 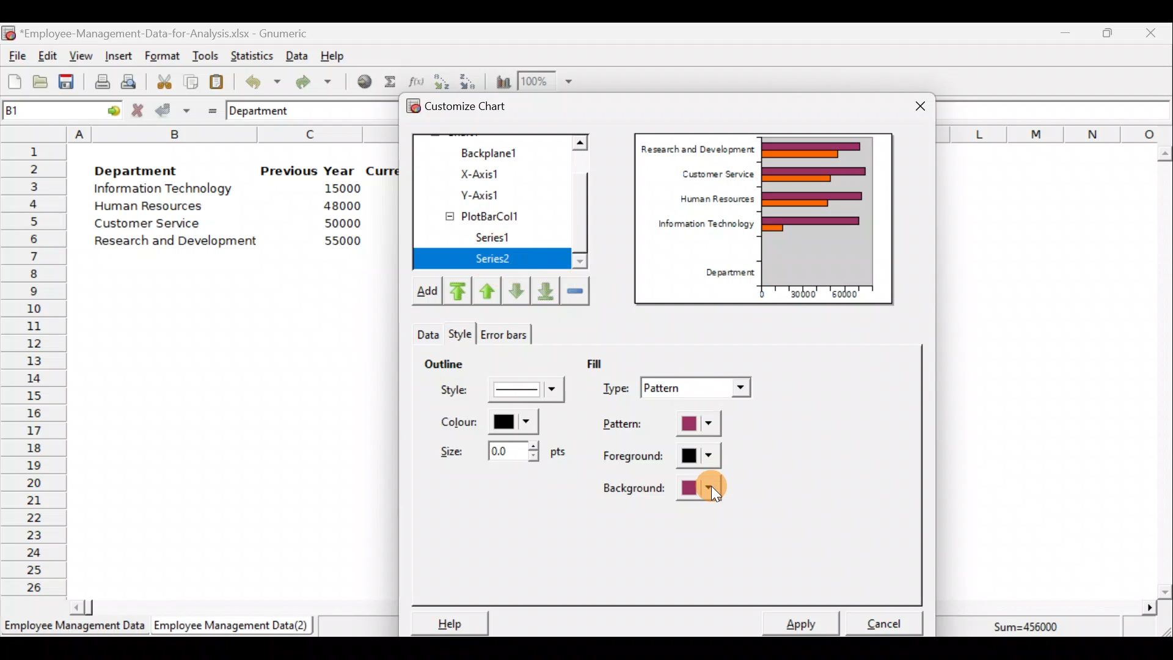 What do you see at coordinates (493, 212) in the screenshot?
I see `PlotBarCol1` at bounding box center [493, 212].